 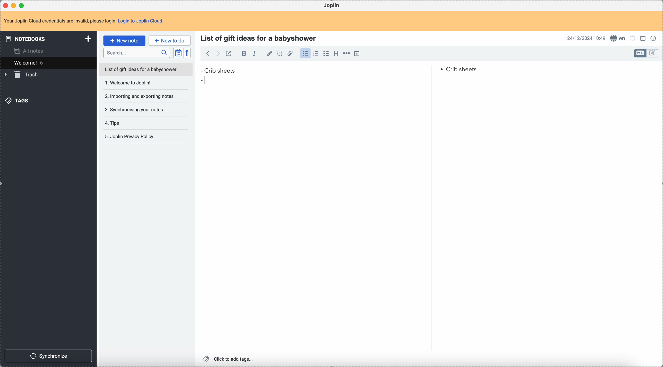 I want to click on list of gift ideas for a babyshower, so click(x=146, y=70).